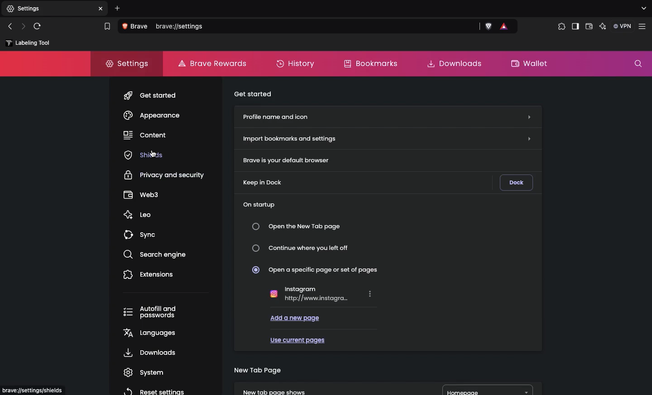 Image resolution: width=652 pixels, height=395 pixels. What do you see at coordinates (117, 8) in the screenshot?
I see `Add new tab` at bounding box center [117, 8].